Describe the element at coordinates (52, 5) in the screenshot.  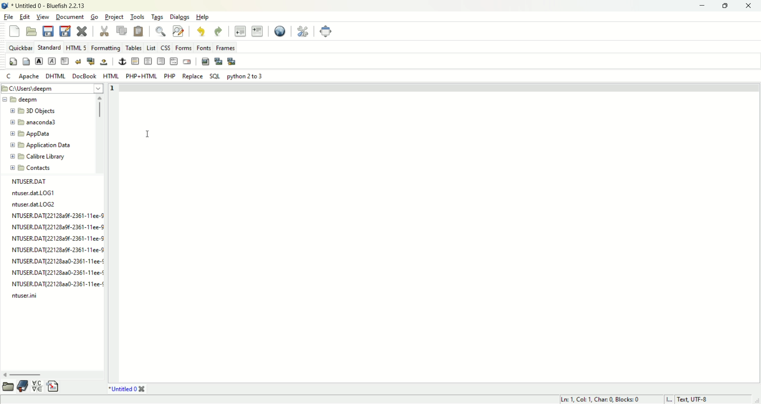
I see `document name` at that location.